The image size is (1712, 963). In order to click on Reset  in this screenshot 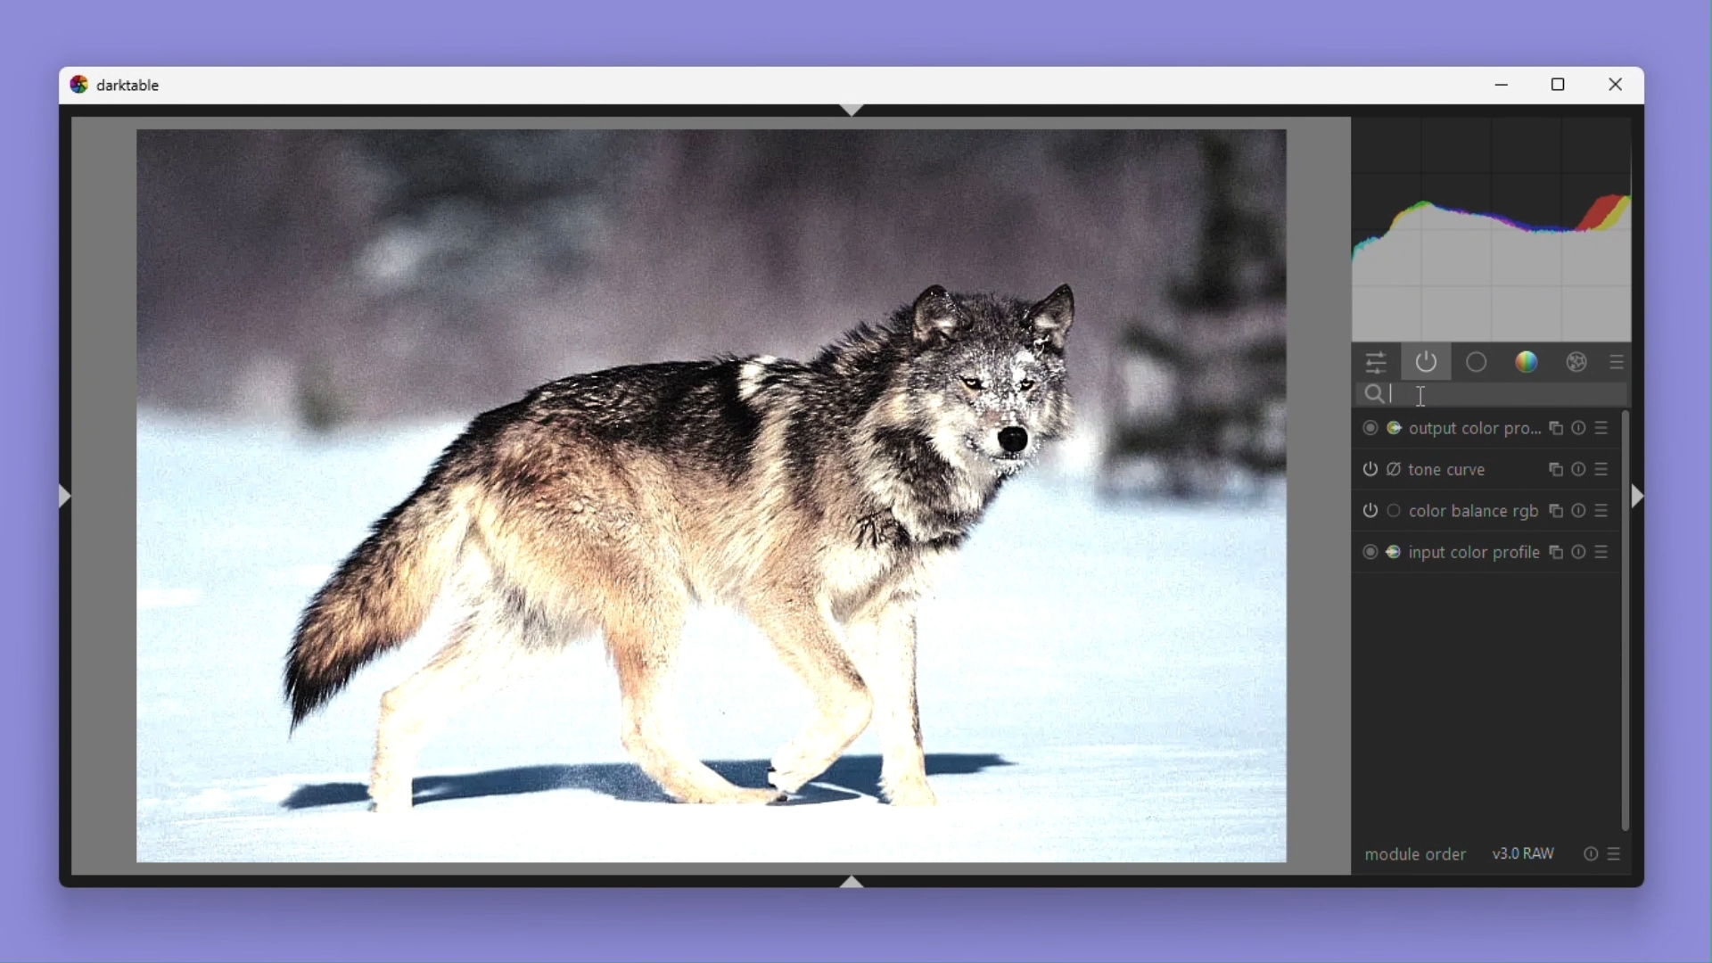, I will do `click(1581, 552)`.